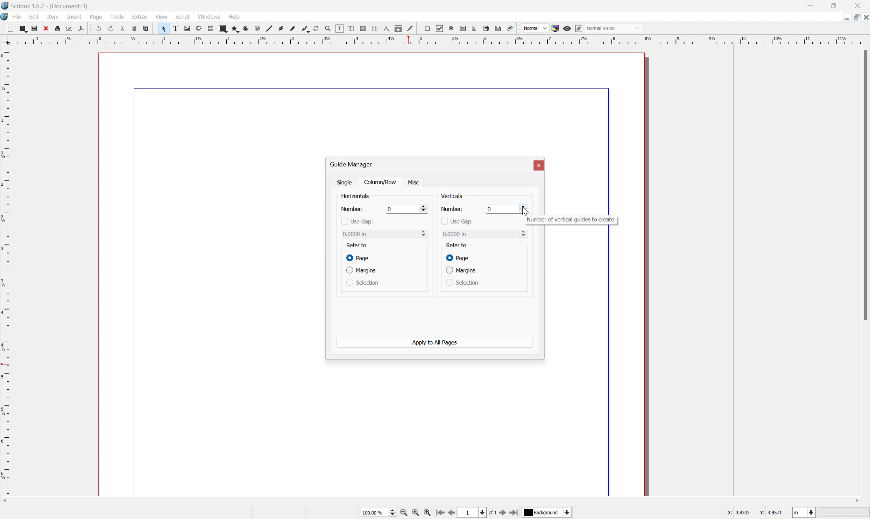 The image size is (870, 519). Describe the element at coordinates (539, 166) in the screenshot. I see `Close` at that location.